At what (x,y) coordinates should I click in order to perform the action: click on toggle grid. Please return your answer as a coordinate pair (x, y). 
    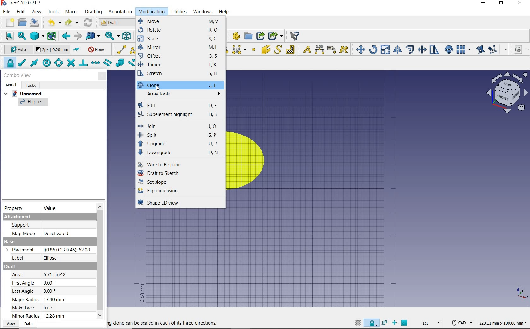
    Looking at the image, I should click on (357, 323).